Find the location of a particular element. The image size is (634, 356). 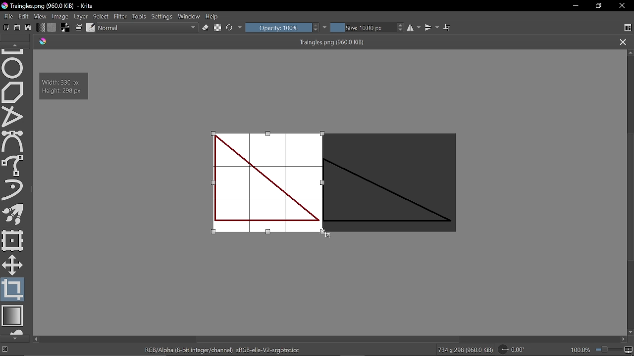

Scroll bar is located at coordinates (630, 198).